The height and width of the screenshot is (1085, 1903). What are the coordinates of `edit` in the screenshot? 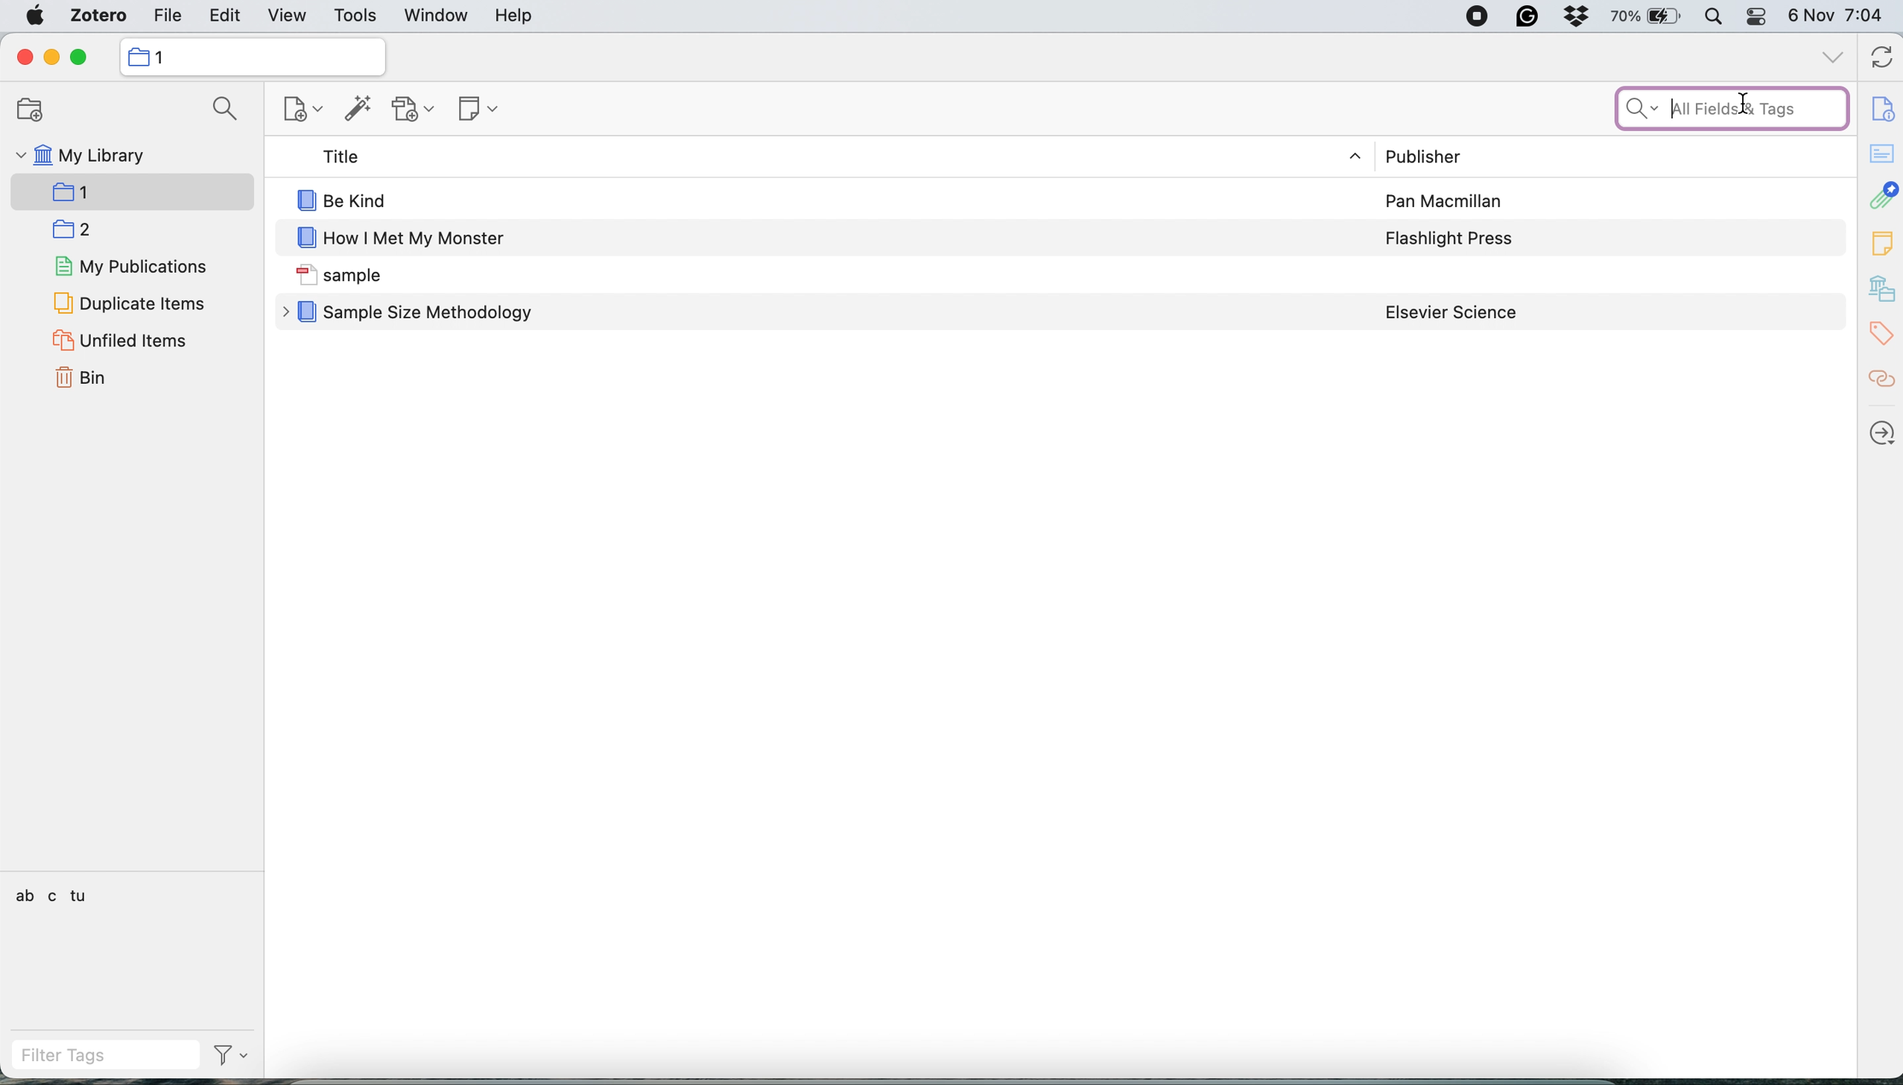 It's located at (225, 16).